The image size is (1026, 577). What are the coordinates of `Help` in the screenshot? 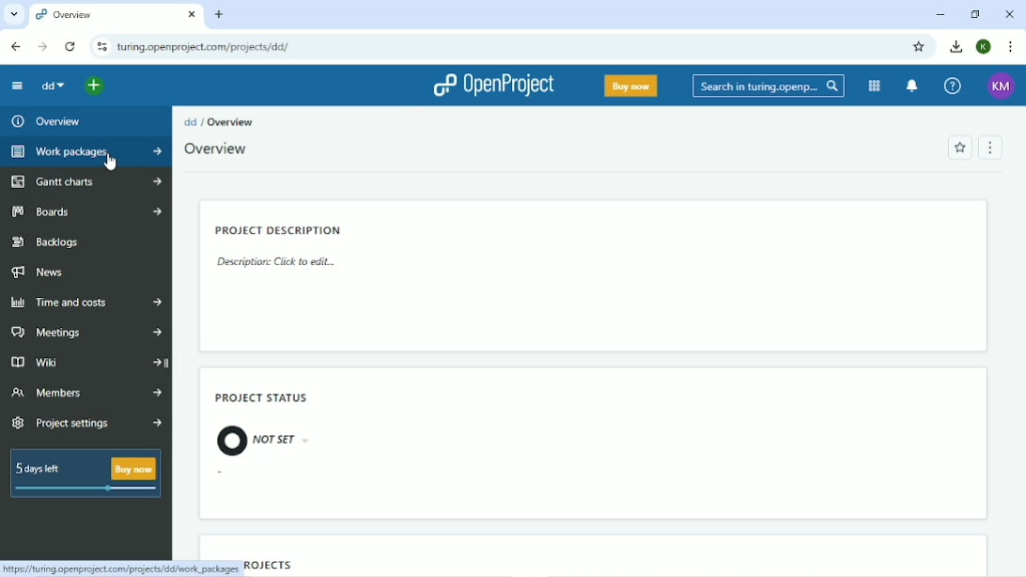 It's located at (954, 86).